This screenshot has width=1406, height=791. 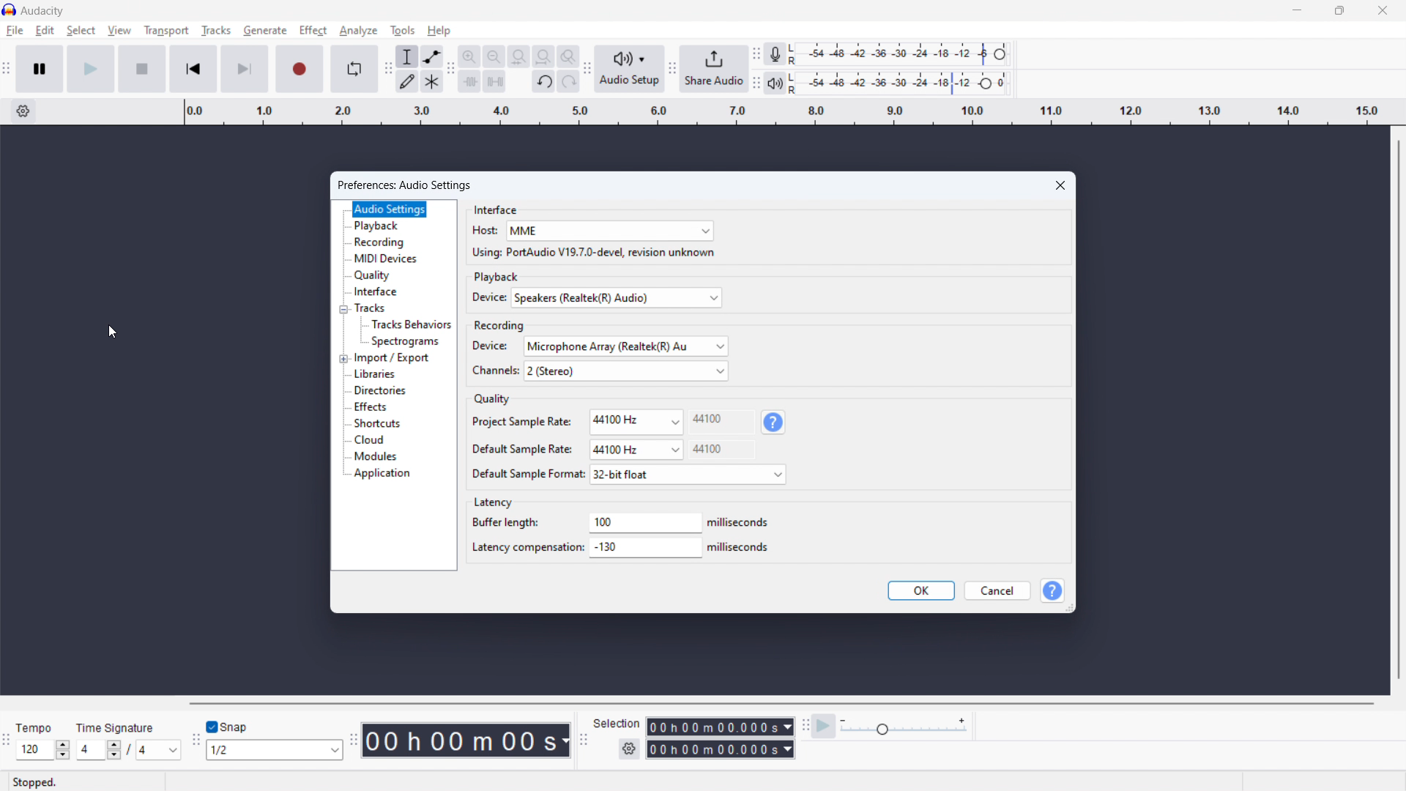 I want to click on envelop tool, so click(x=431, y=56).